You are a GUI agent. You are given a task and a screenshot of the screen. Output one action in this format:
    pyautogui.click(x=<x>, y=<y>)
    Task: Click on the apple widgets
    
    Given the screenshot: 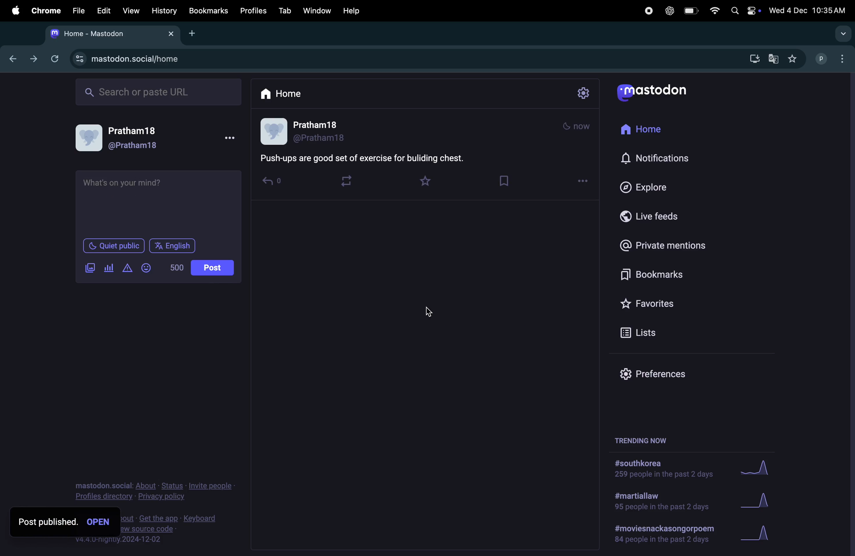 What is the action you would take?
    pyautogui.click(x=744, y=11)
    